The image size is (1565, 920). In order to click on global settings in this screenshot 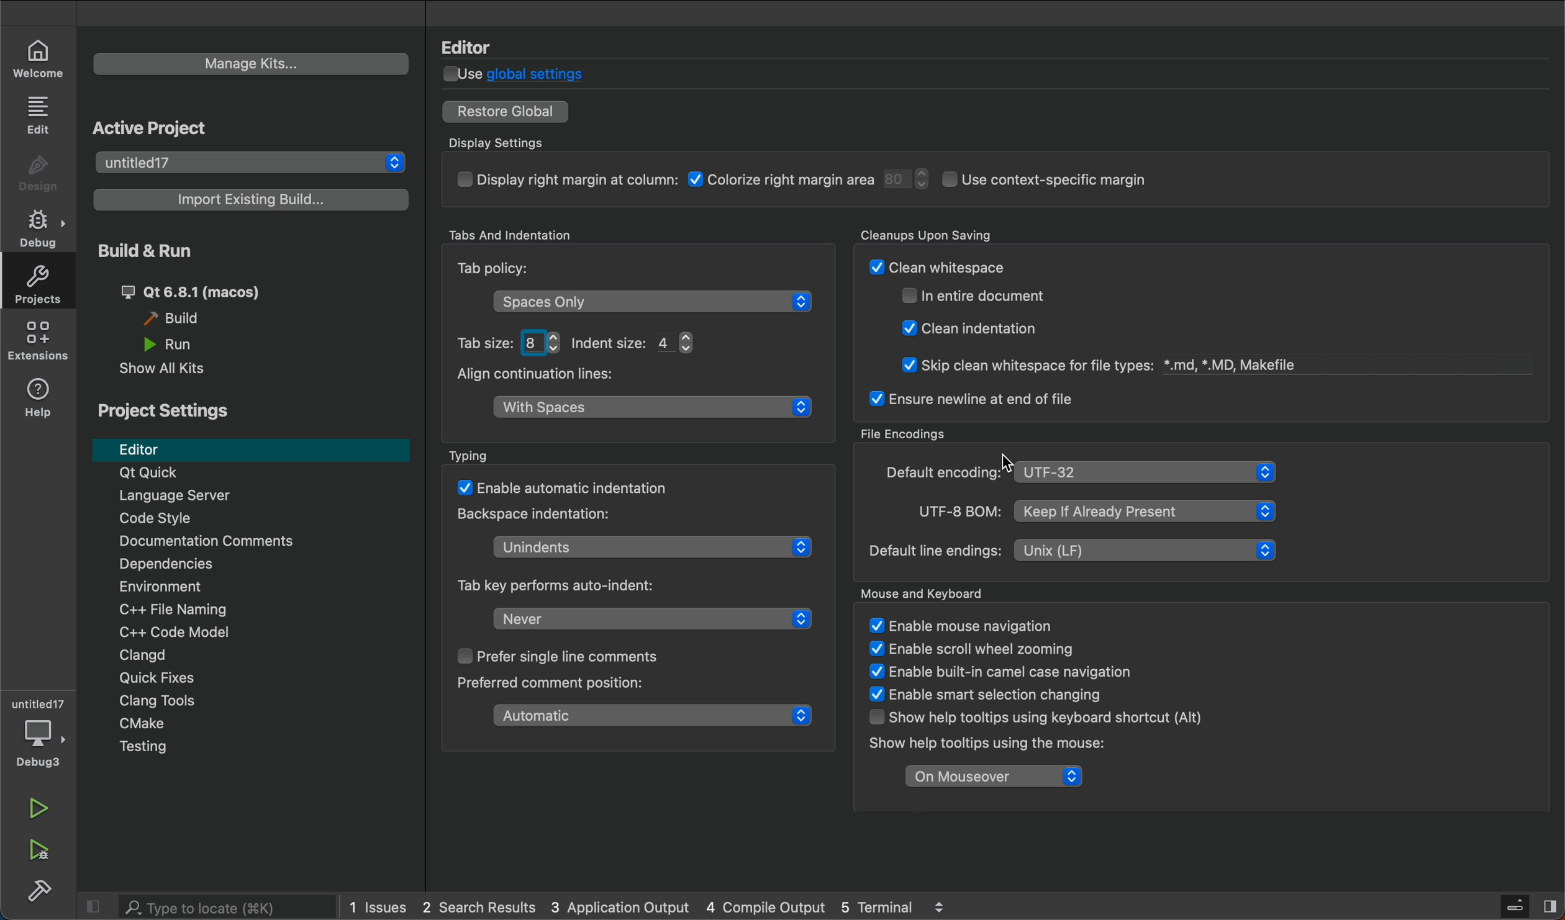, I will do `click(520, 76)`.